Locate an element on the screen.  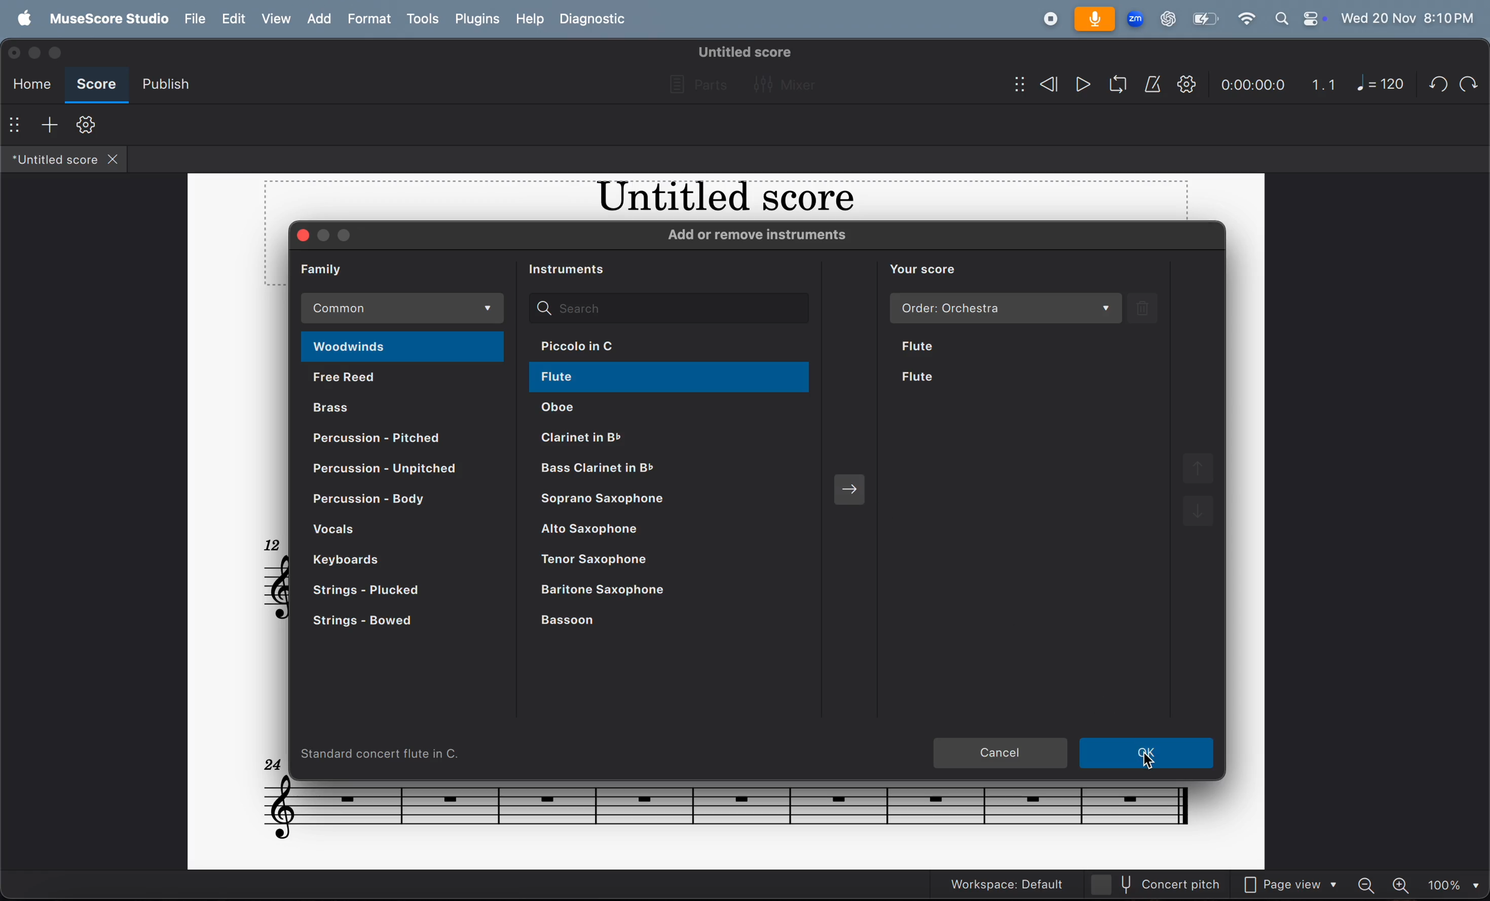
you score is located at coordinates (932, 269).